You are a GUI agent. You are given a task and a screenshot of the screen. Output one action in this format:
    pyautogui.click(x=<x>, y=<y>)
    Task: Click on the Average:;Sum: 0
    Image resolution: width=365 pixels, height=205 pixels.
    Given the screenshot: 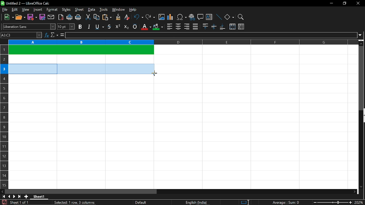 What is the action you would take?
    pyautogui.click(x=286, y=202)
    